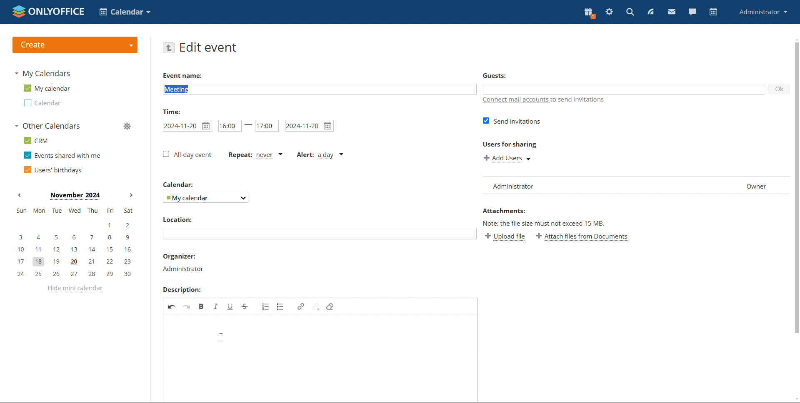  What do you see at coordinates (206, 198) in the screenshot?
I see `select calendar` at bounding box center [206, 198].